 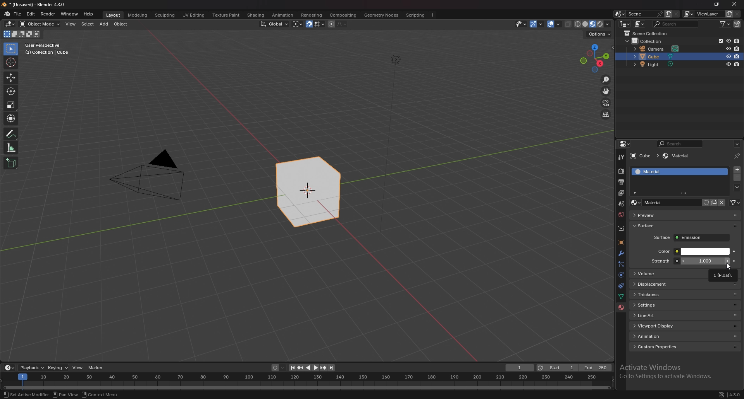 I want to click on collection, so click(x=652, y=41).